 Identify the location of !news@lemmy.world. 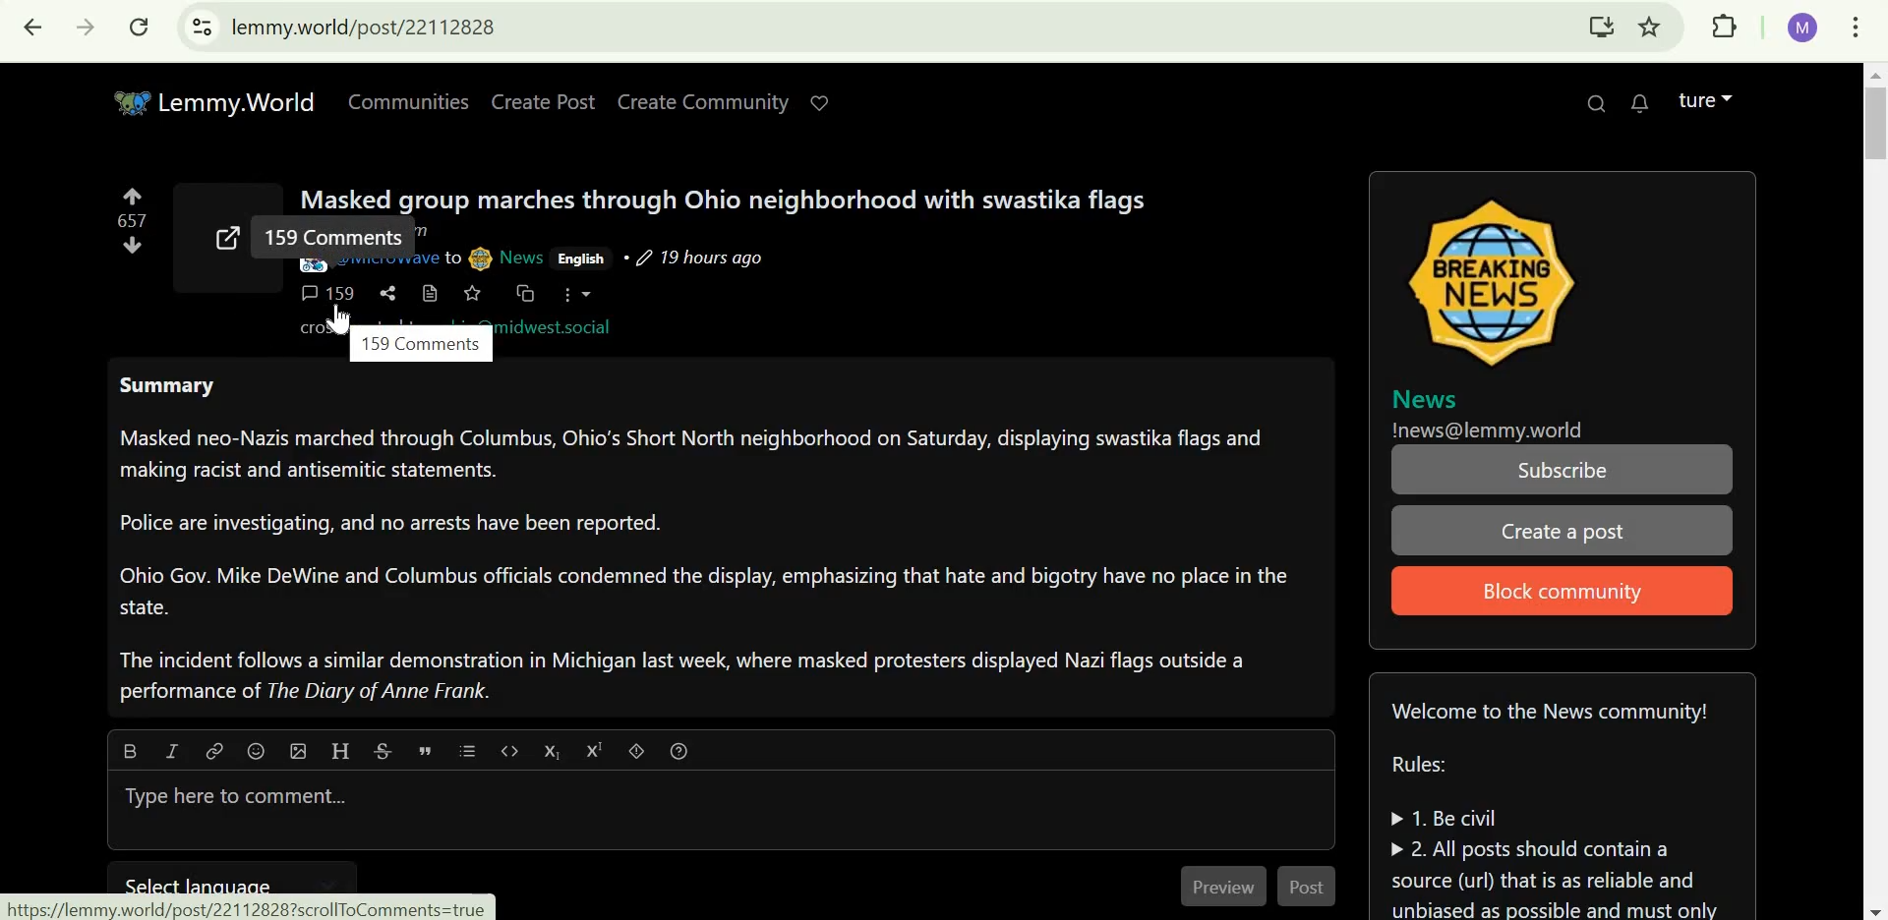
(1491, 431).